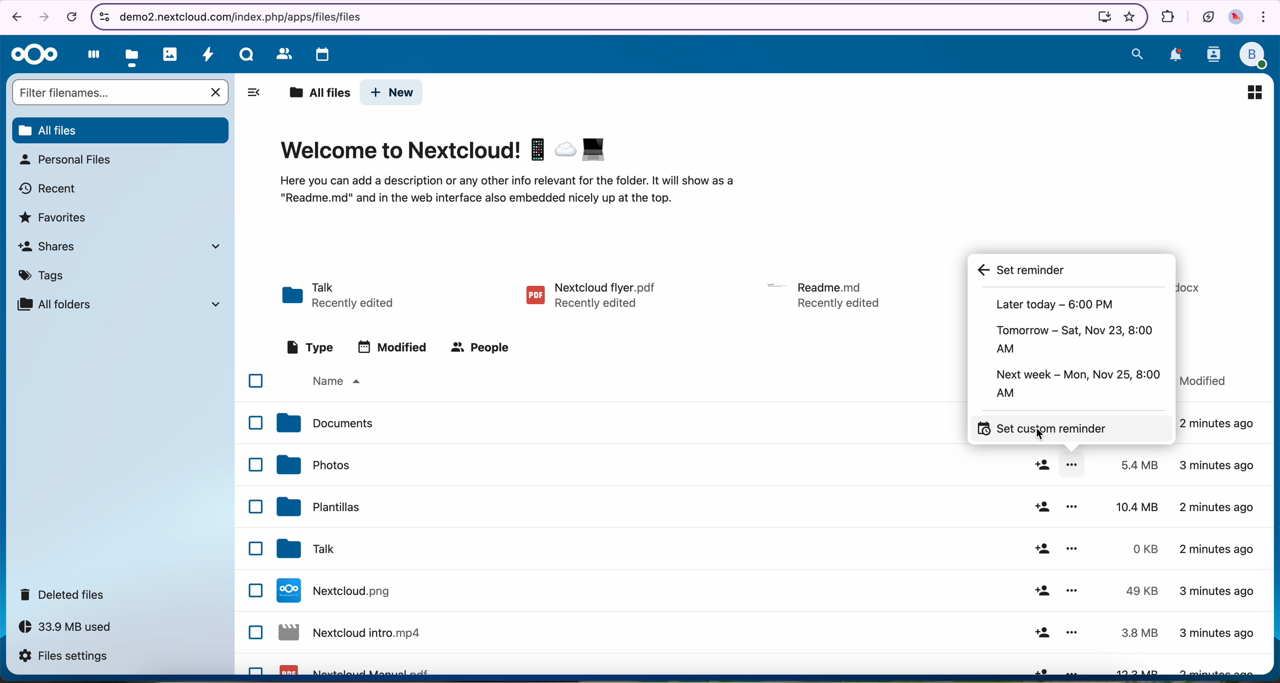  I want to click on install Nextcloud, so click(1101, 17).